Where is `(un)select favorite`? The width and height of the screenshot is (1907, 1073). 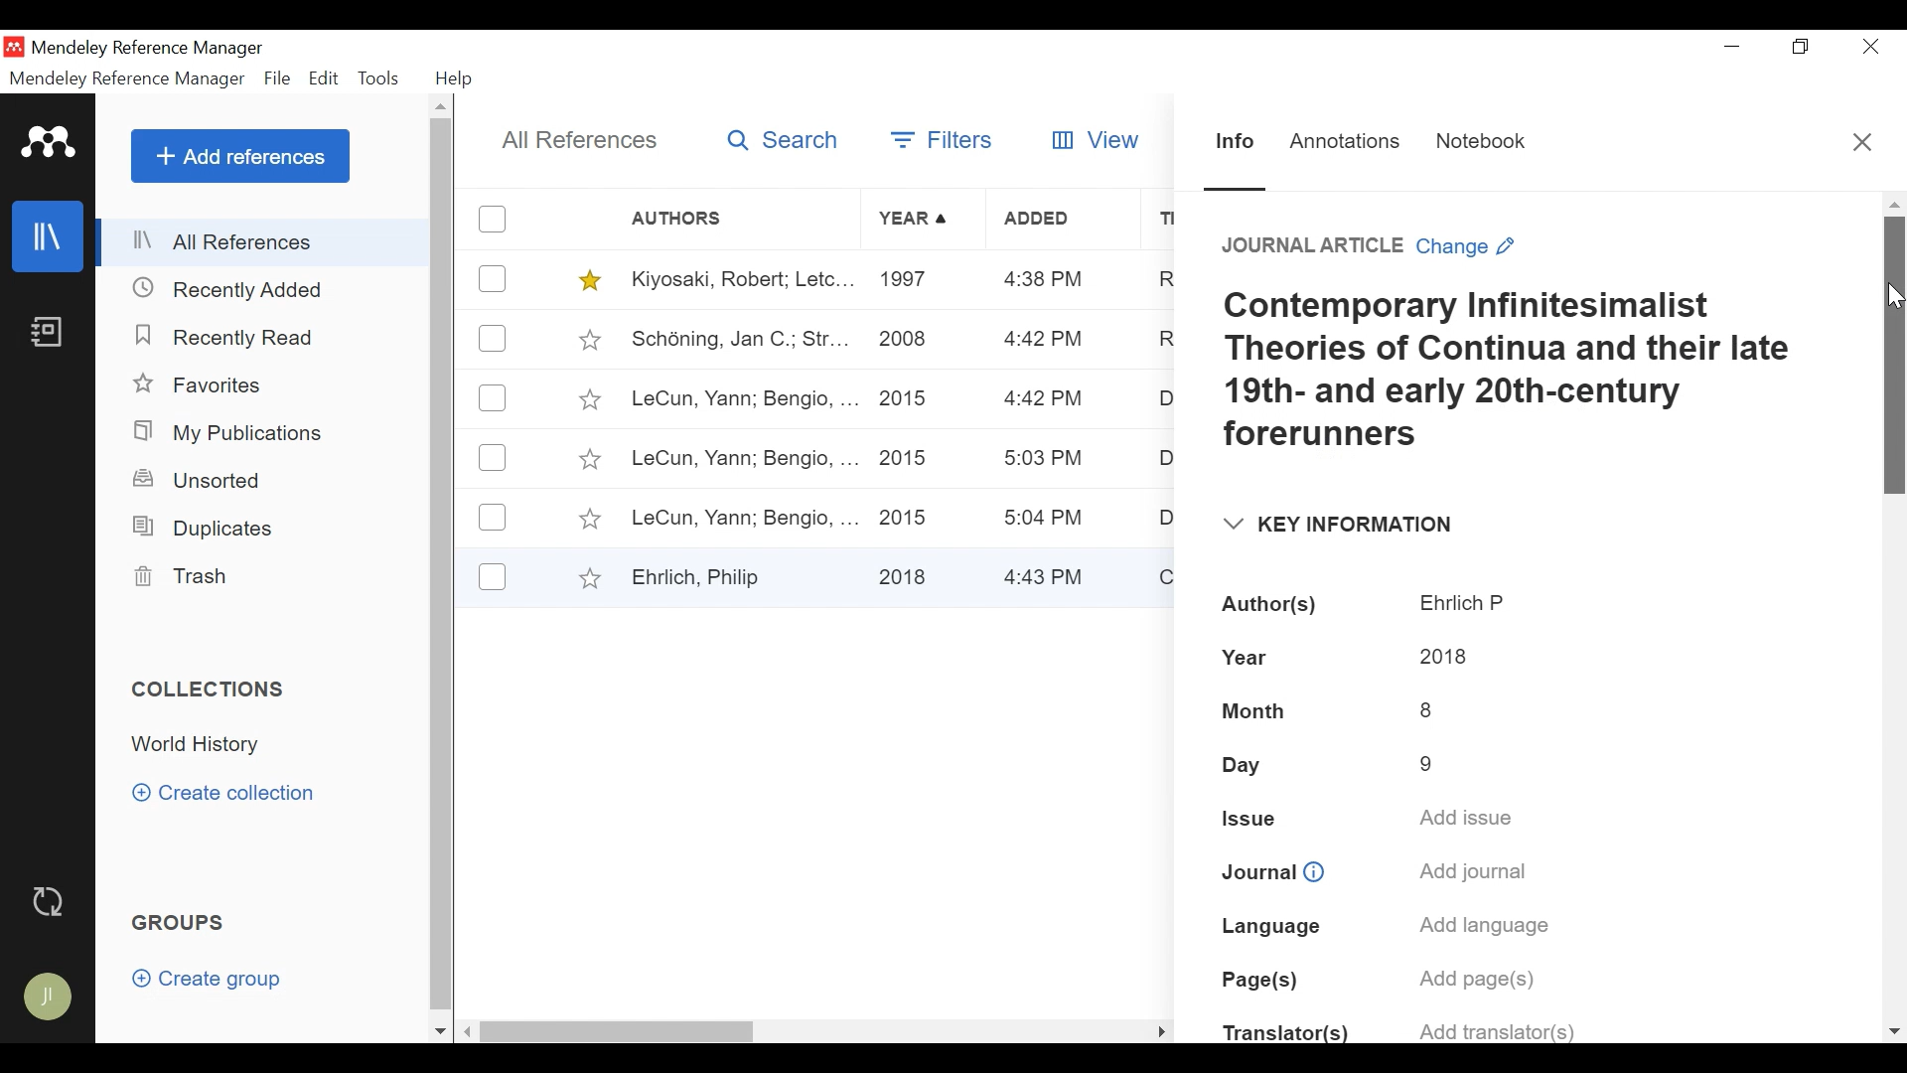
(un)select favorite is located at coordinates (587, 460).